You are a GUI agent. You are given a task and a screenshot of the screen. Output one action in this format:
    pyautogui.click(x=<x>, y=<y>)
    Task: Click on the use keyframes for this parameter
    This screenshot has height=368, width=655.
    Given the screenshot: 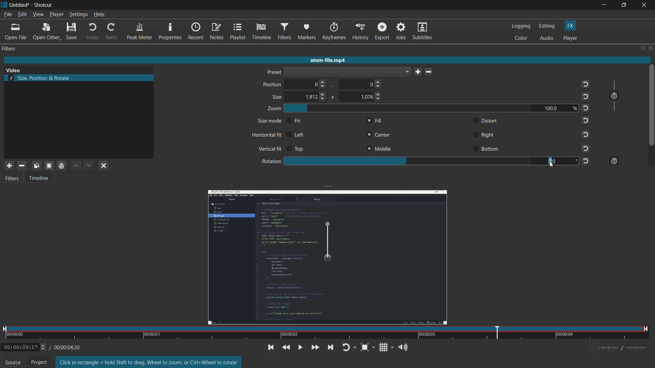 What is the action you would take?
    pyautogui.click(x=613, y=162)
    